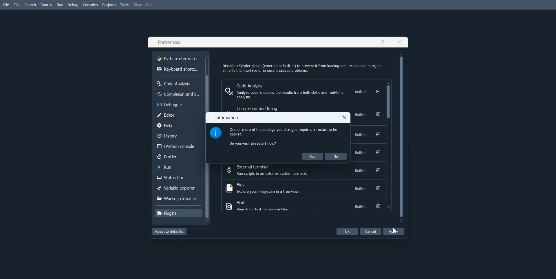  I want to click on Code Analysis, so click(303, 91).